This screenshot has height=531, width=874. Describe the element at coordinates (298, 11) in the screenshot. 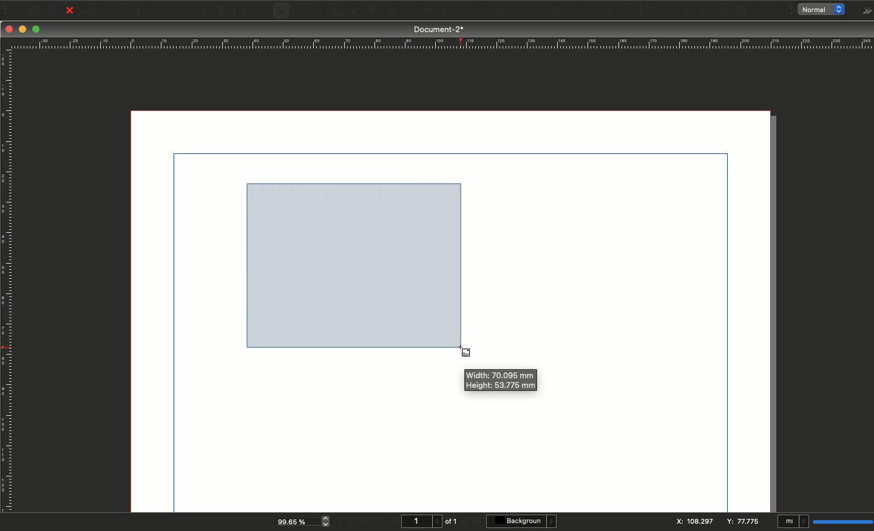

I see `Render frame` at that location.